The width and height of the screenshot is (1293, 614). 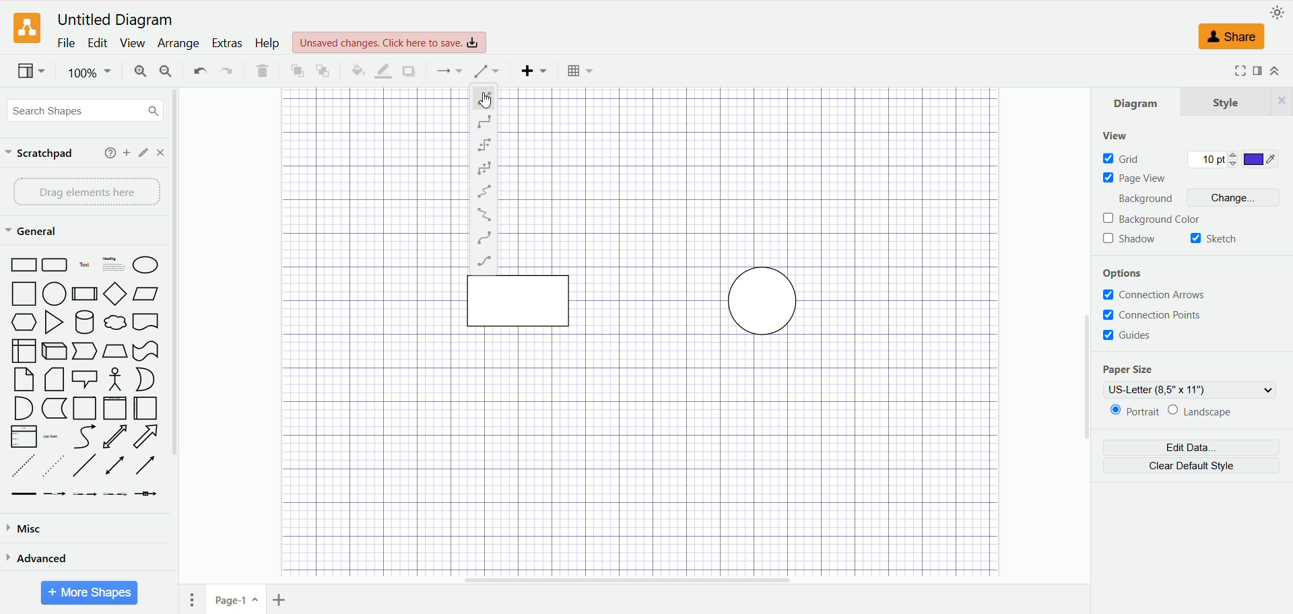 What do you see at coordinates (321, 70) in the screenshot?
I see `to back` at bounding box center [321, 70].